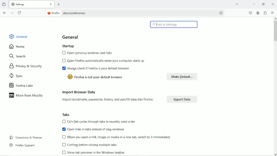 The width and height of the screenshot is (277, 156). Describe the element at coordinates (23, 85) in the screenshot. I see `Firefox labs` at that location.